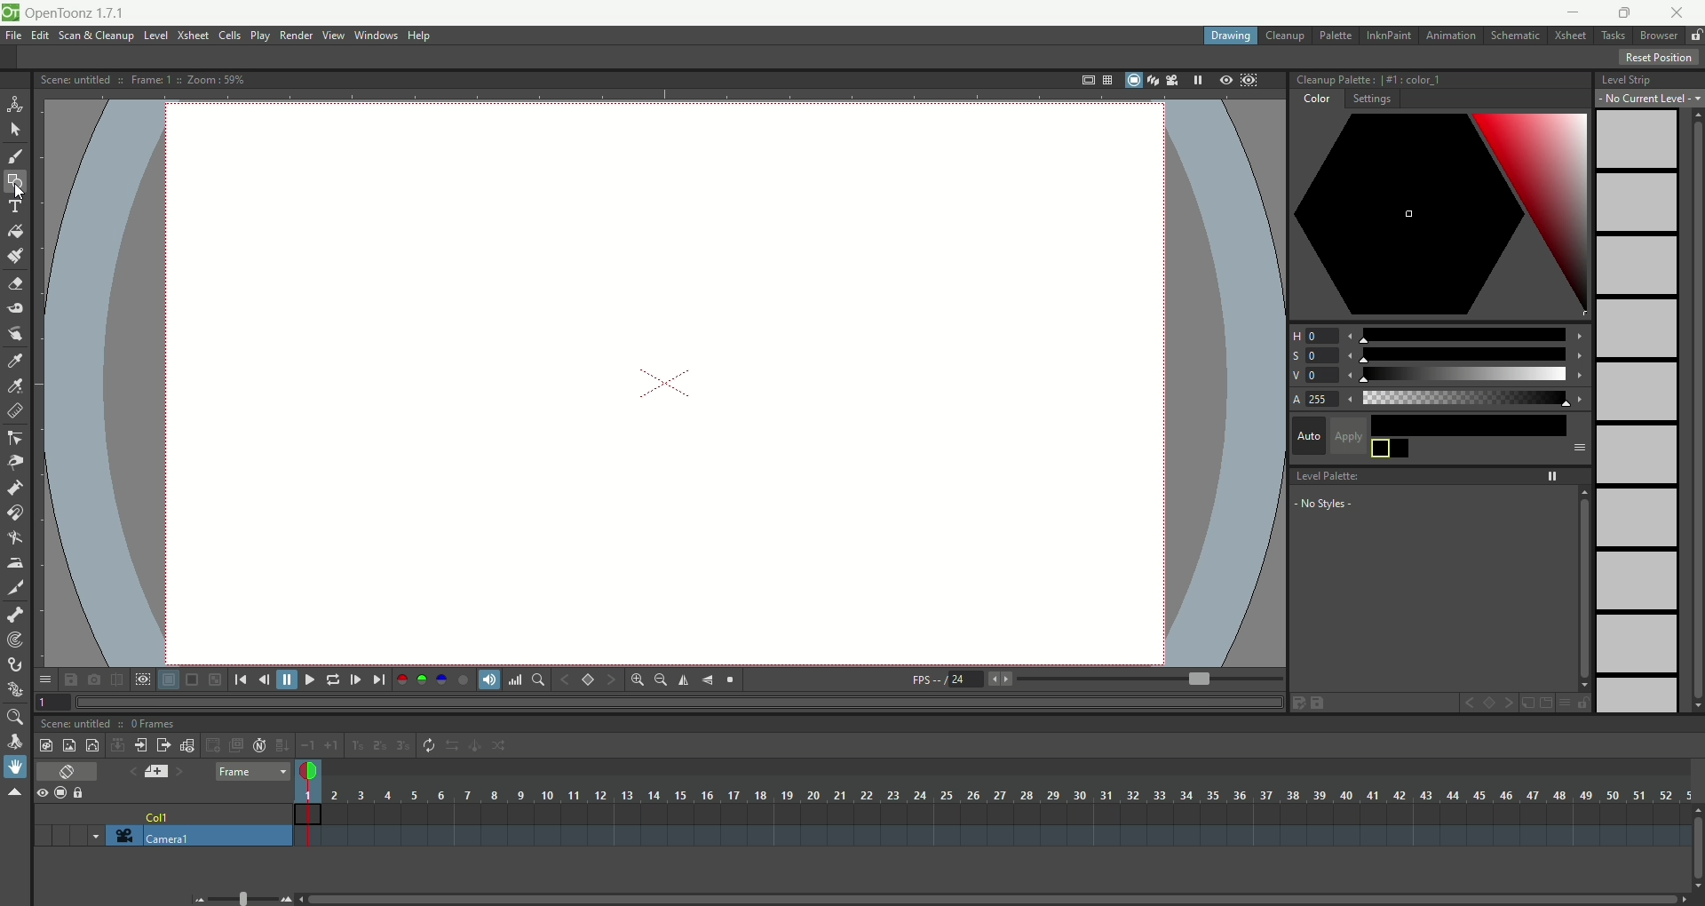 The height and width of the screenshot is (906, 1705). I want to click on pinch, so click(16, 462).